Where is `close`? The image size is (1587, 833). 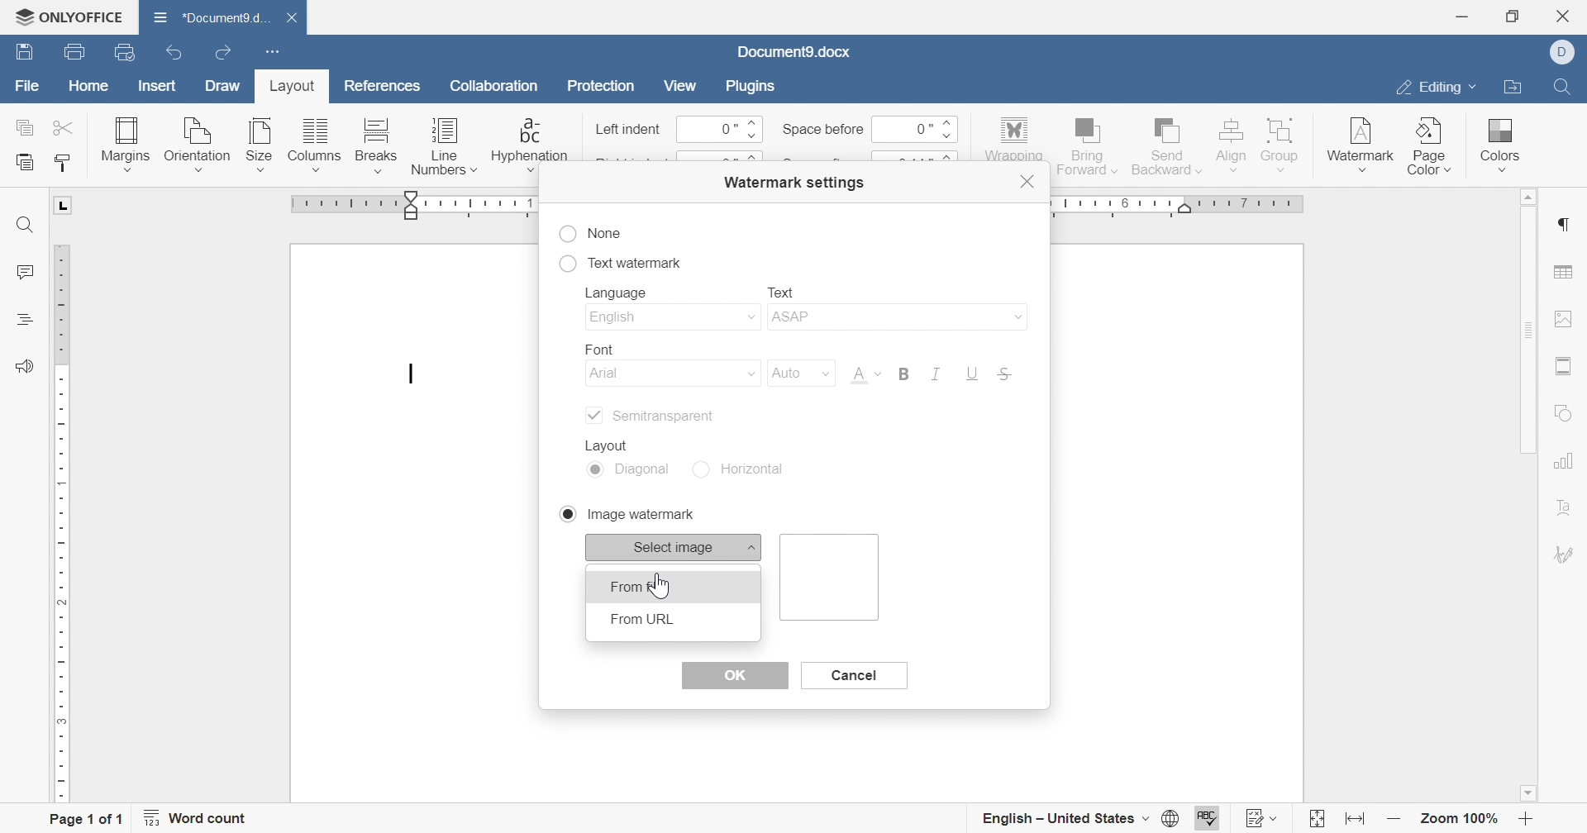 close is located at coordinates (1568, 16).